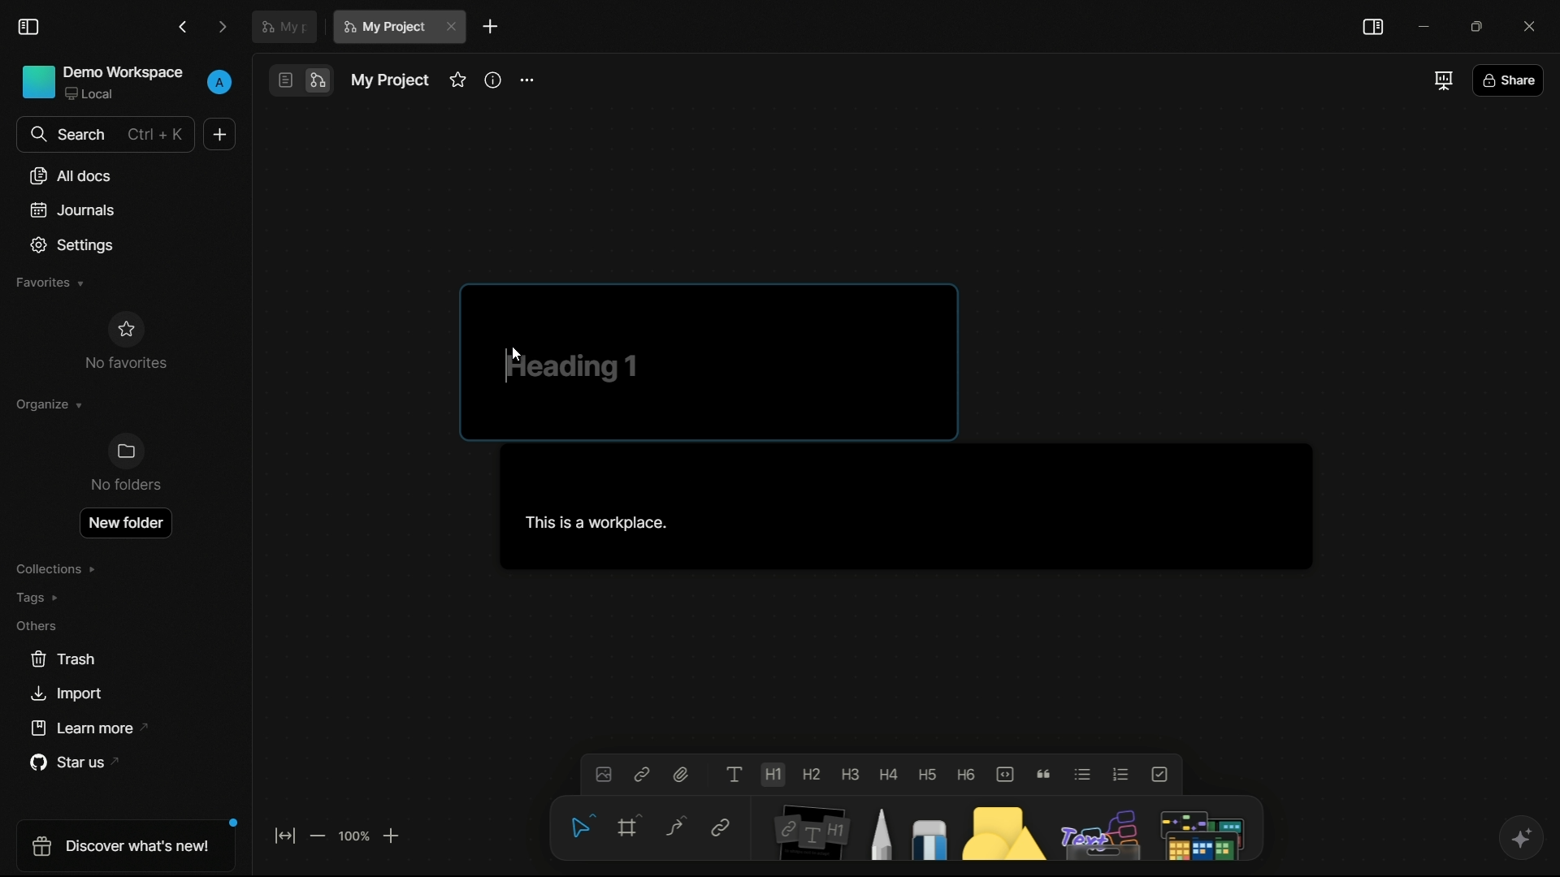 The image size is (1560, 877). What do you see at coordinates (37, 624) in the screenshot?
I see `others` at bounding box center [37, 624].